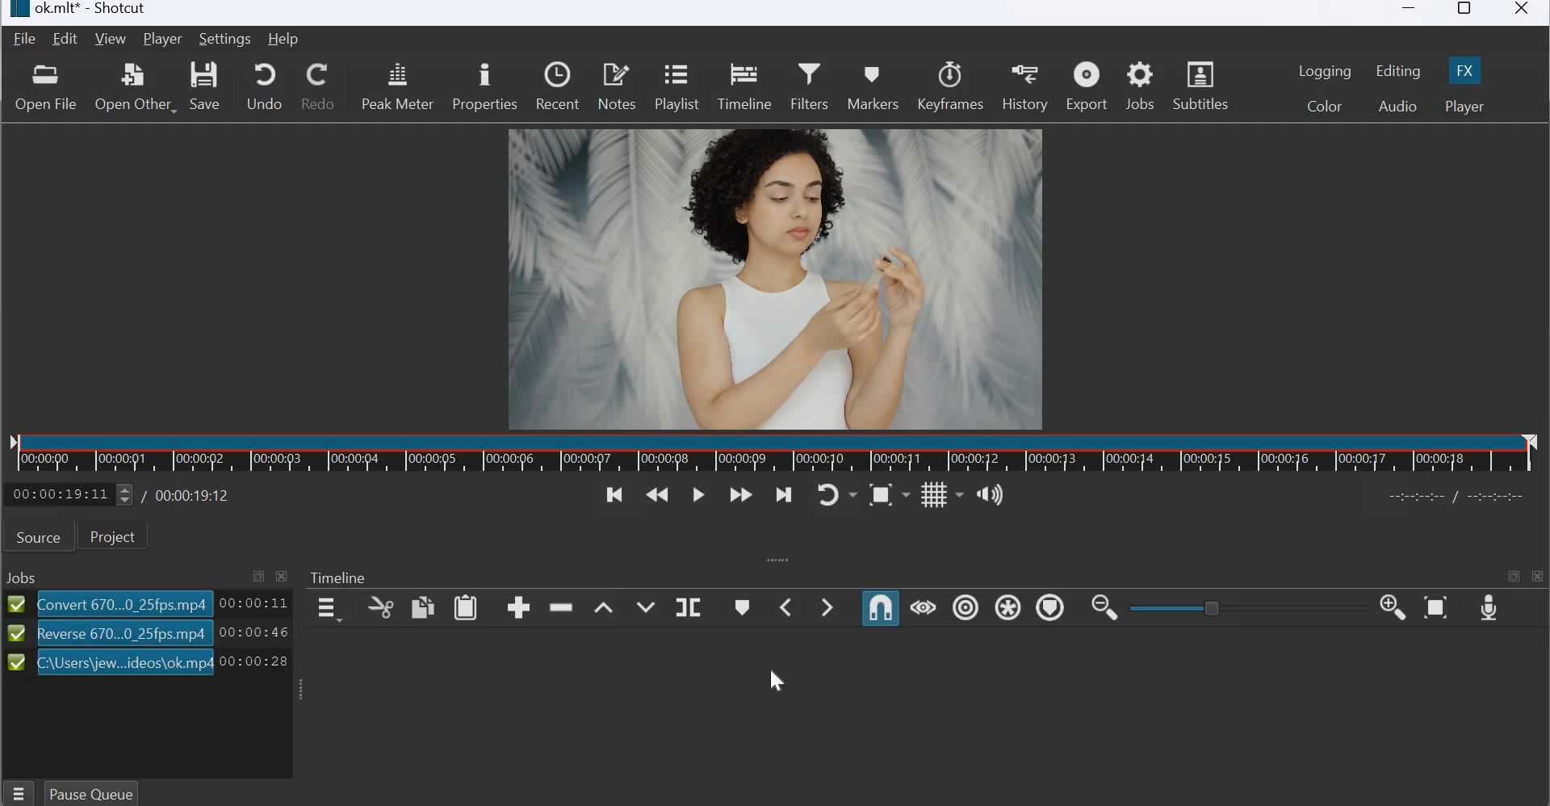 This screenshot has height=806, width=1550. What do you see at coordinates (466, 608) in the screenshot?
I see `paste` at bounding box center [466, 608].